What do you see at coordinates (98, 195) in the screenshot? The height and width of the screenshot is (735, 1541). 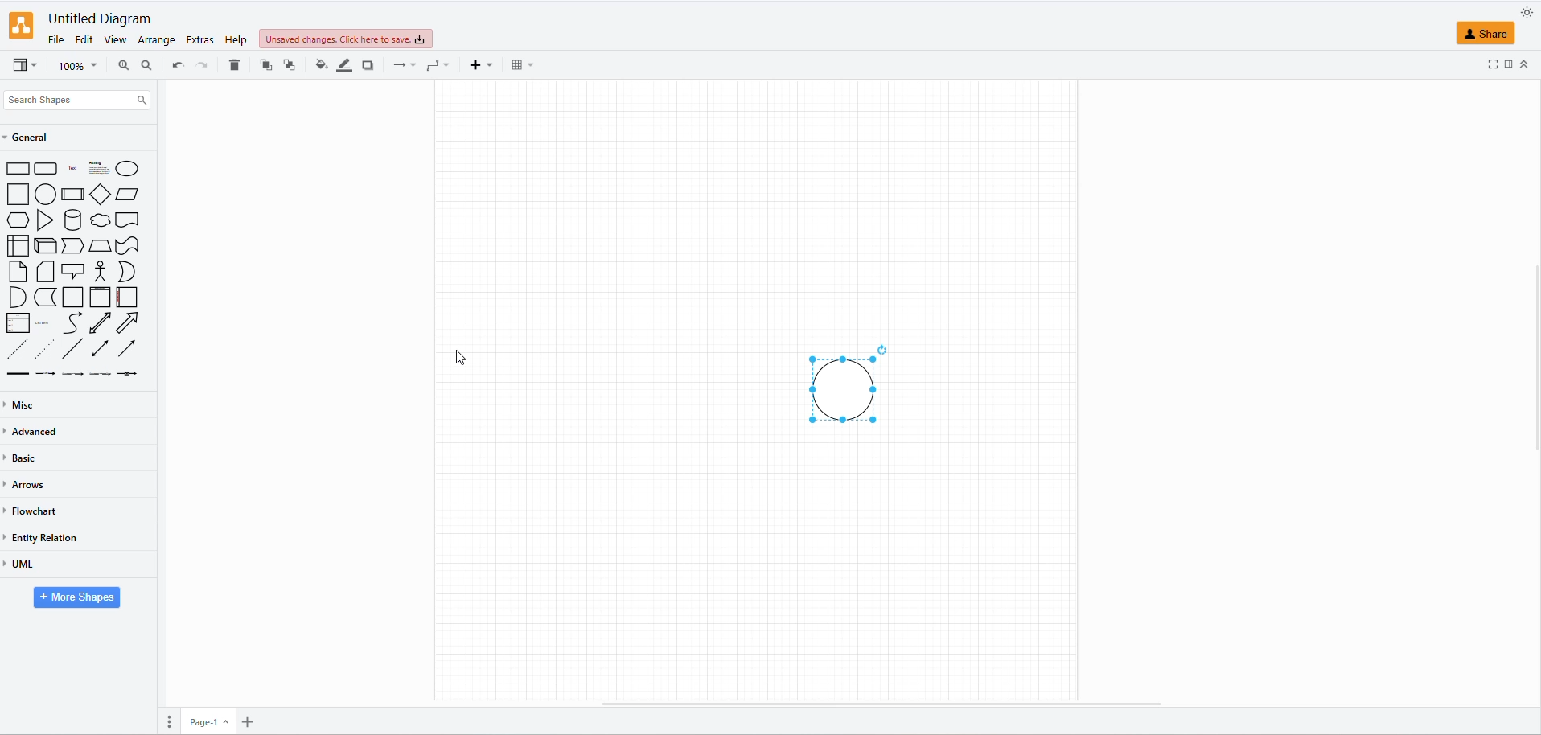 I see `DIAMOND` at bounding box center [98, 195].